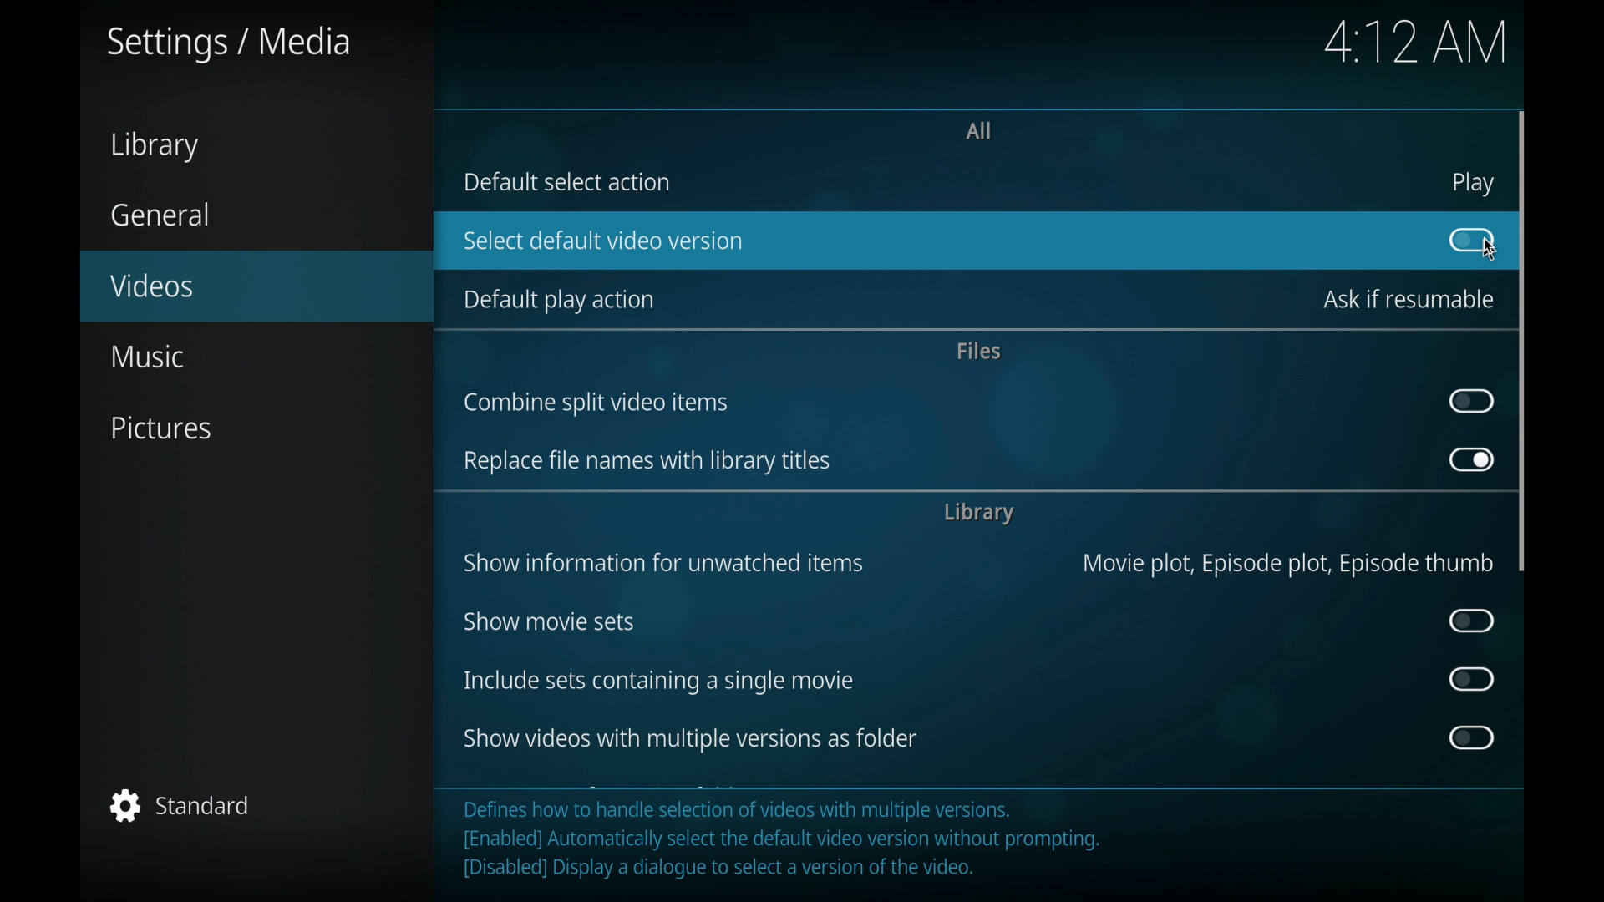 This screenshot has height=902, width=1604. What do you see at coordinates (1472, 621) in the screenshot?
I see `toggle button` at bounding box center [1472, 621].